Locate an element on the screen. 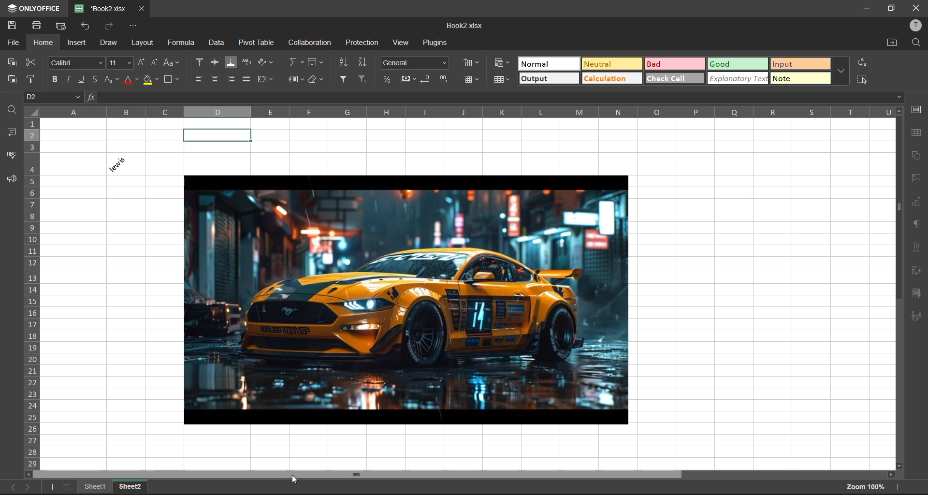  increment size is located at coordinates (141, 64).